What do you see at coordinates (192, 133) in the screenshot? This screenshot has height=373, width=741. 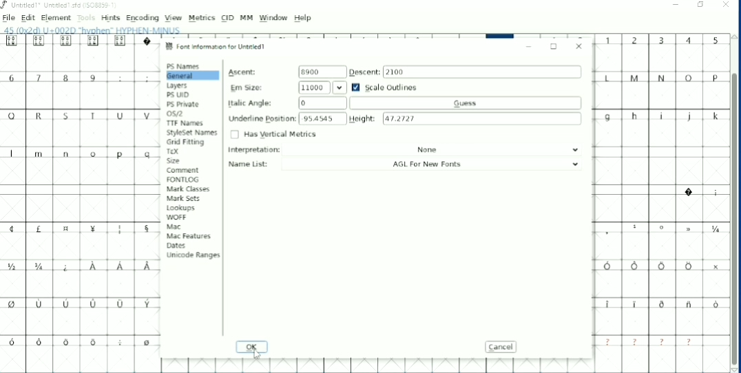 I see `StyleSet Names` at bounding box center [192, 133].